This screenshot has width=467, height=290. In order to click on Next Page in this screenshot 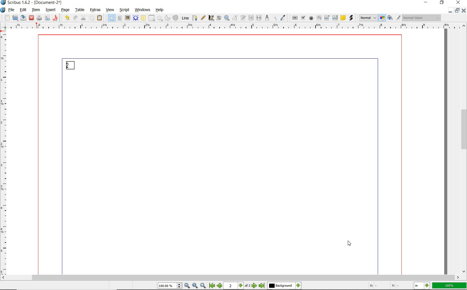, I will do `click(255, 286)`.